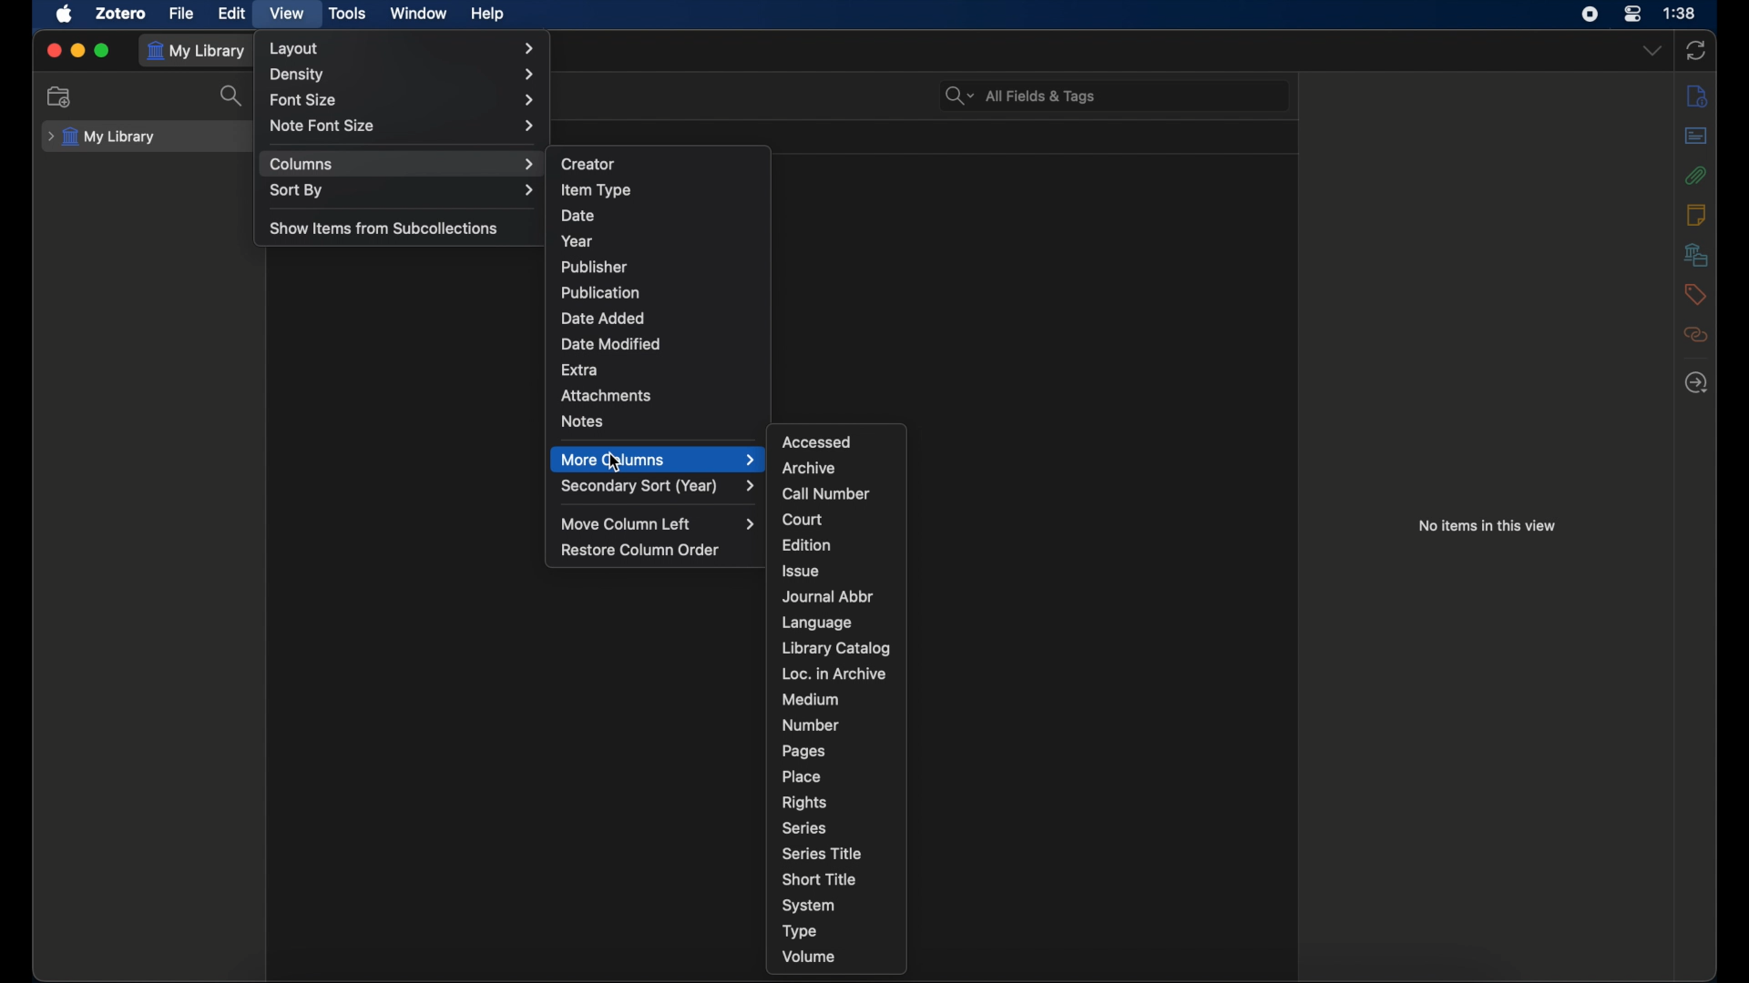 Image resolution: width=1749 pixels, height=983 pixels. Describe the element at coordinates (619, 467) in the screenshot. I see `Cursor` at that location.